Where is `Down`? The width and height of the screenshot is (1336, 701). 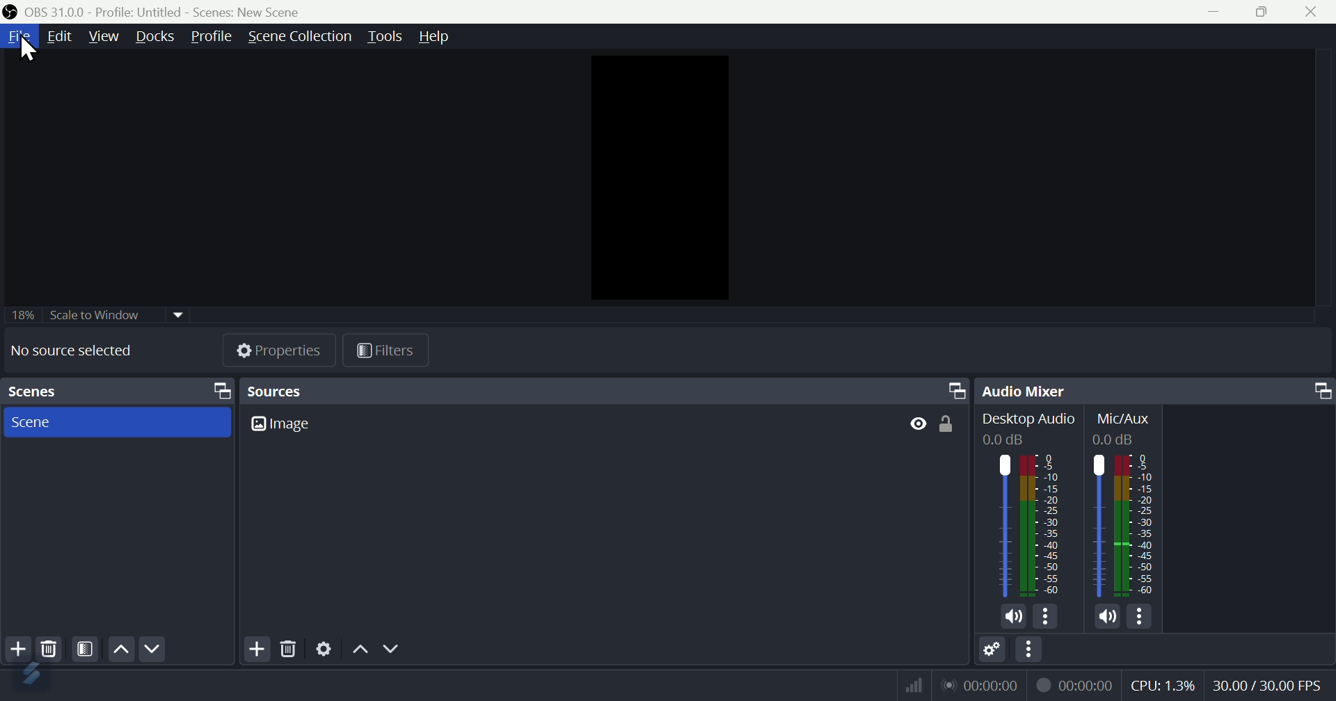 Down is located at coordinates (392, 648).